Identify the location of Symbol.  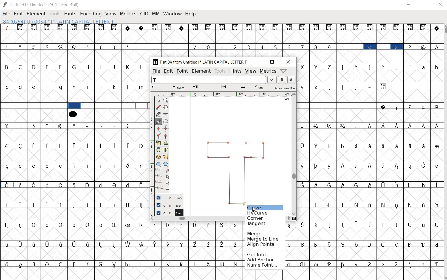
(88, 245).